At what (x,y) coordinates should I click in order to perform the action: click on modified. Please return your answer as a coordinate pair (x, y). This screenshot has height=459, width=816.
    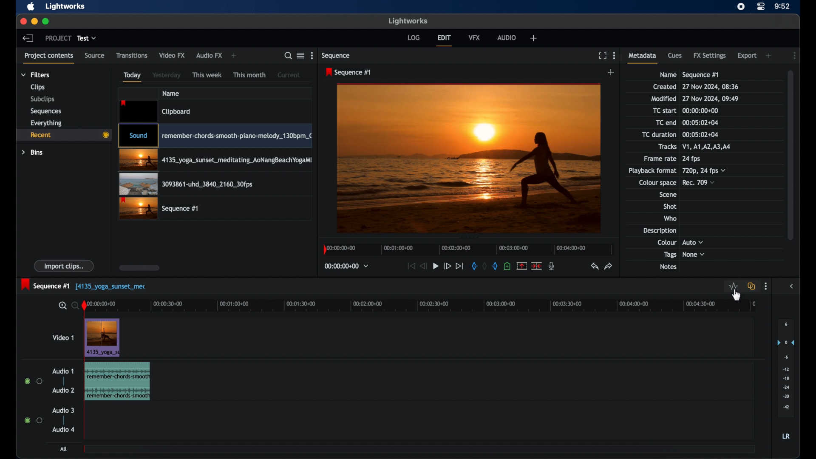
    Looking at the image, I should click on (711, 99).